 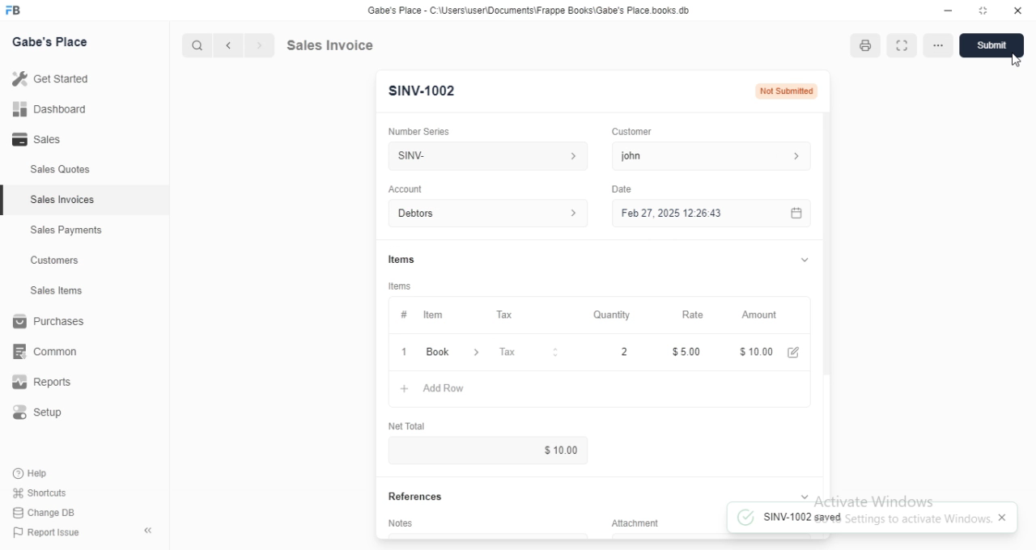 What do you see at coordinates (401, 285) in the screenshot?
I see `Items` at bounding box center [401, 285].